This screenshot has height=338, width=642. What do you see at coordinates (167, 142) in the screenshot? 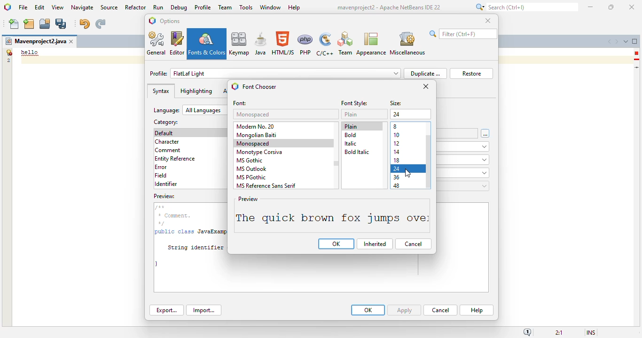
I see `character` at bounding box center [167, 142].